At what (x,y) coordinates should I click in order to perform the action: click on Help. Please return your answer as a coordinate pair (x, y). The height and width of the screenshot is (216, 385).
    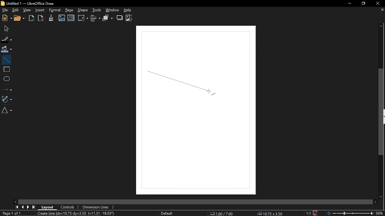
    Looking at the image, I should click on (130, 10).